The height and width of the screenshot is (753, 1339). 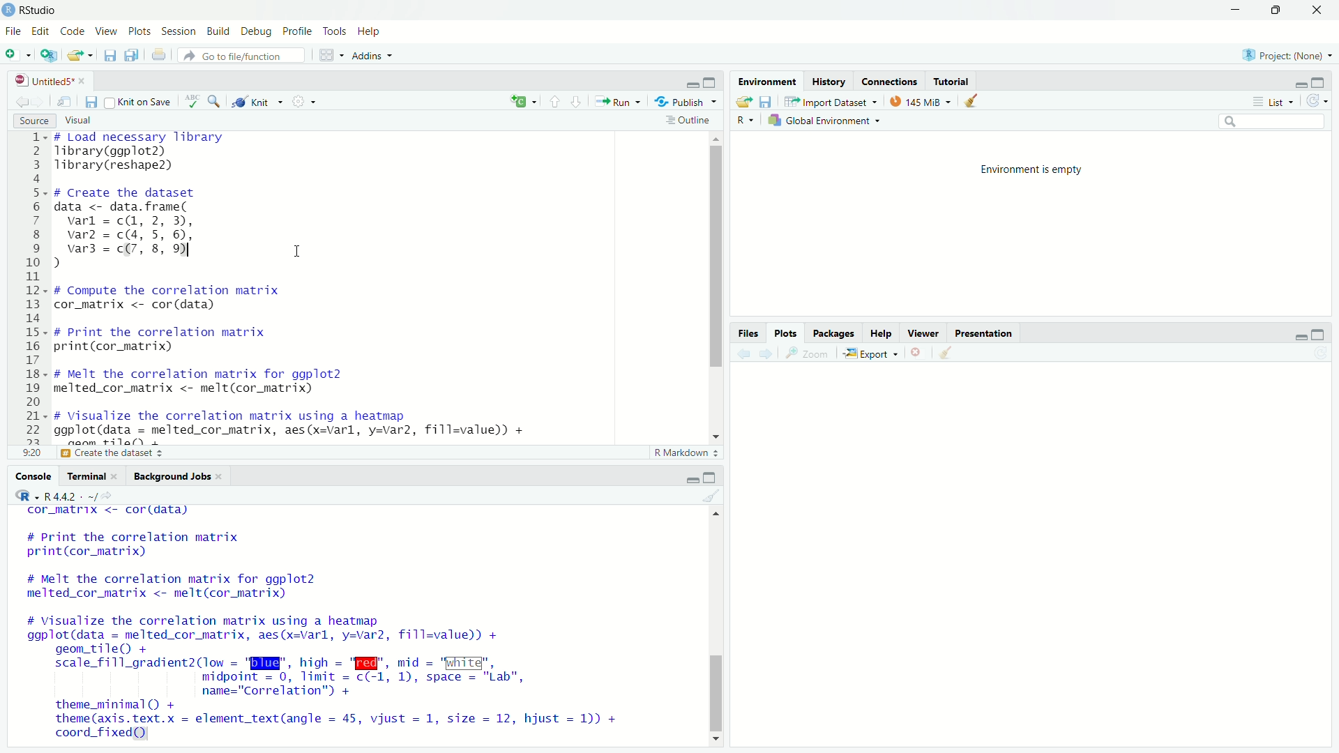 I want to click on viewer, so click(x=923, y=333).